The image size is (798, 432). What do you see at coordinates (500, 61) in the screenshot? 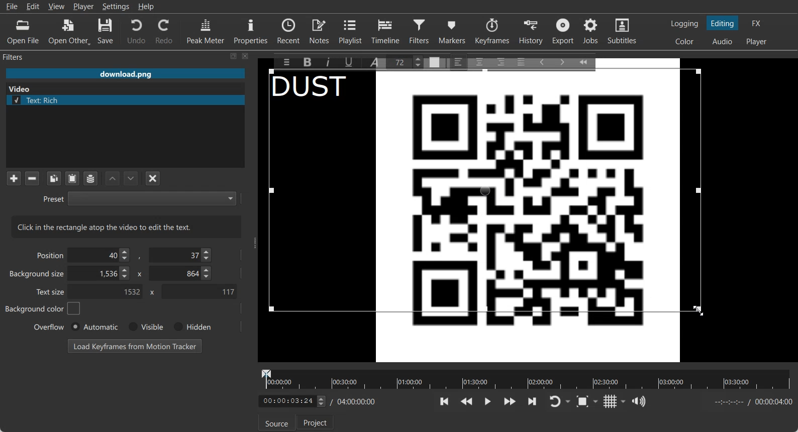
I see `Right` at bounding box center [500, 61].